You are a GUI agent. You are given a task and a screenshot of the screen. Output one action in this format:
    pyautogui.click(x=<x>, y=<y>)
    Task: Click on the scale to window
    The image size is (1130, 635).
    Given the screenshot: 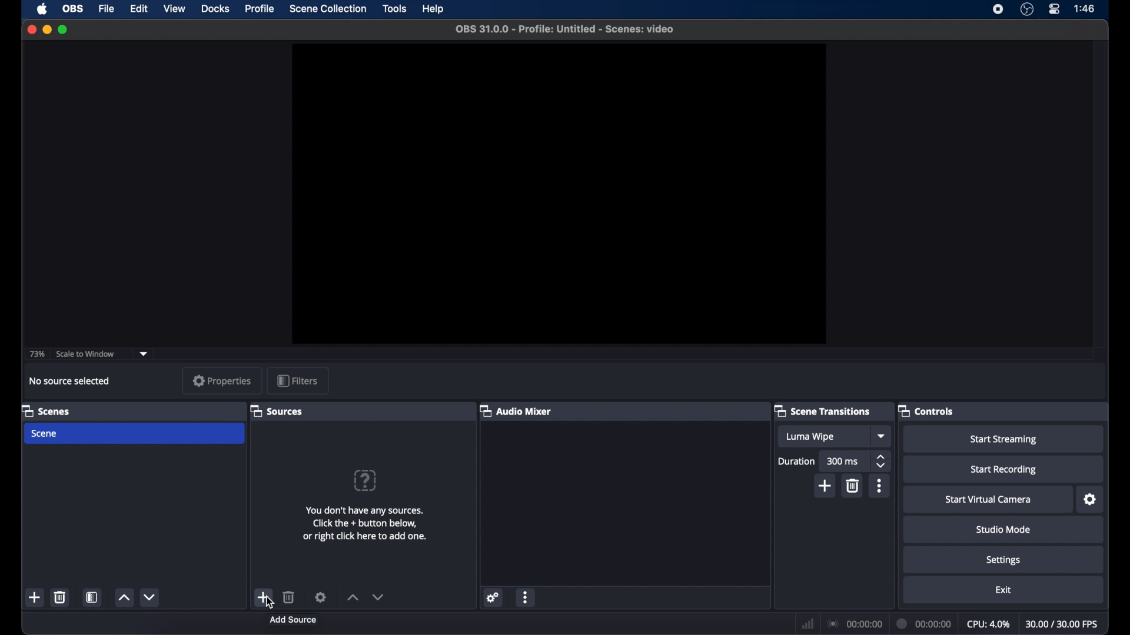 What is the action you would take?
    pyautogui.click(x=85, y=354)
    